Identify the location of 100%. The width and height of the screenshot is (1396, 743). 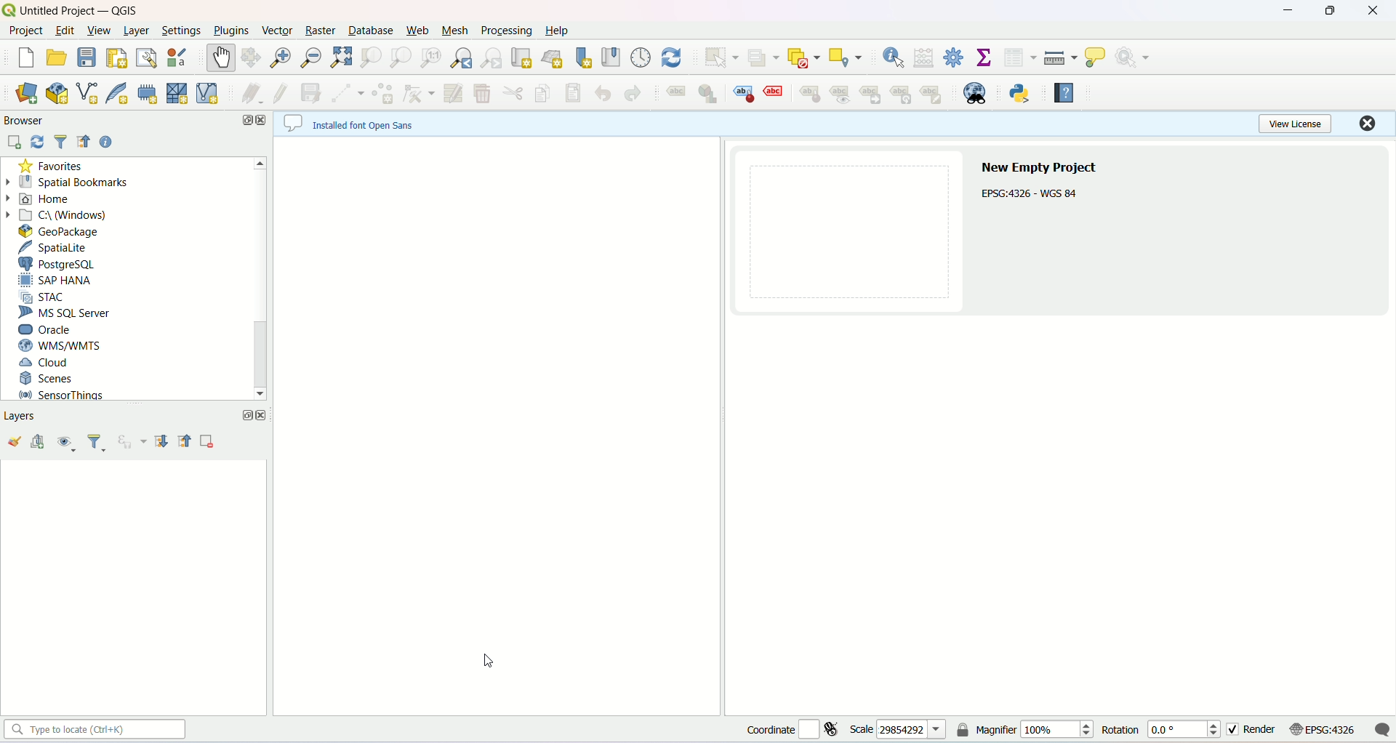
(1059, 729).